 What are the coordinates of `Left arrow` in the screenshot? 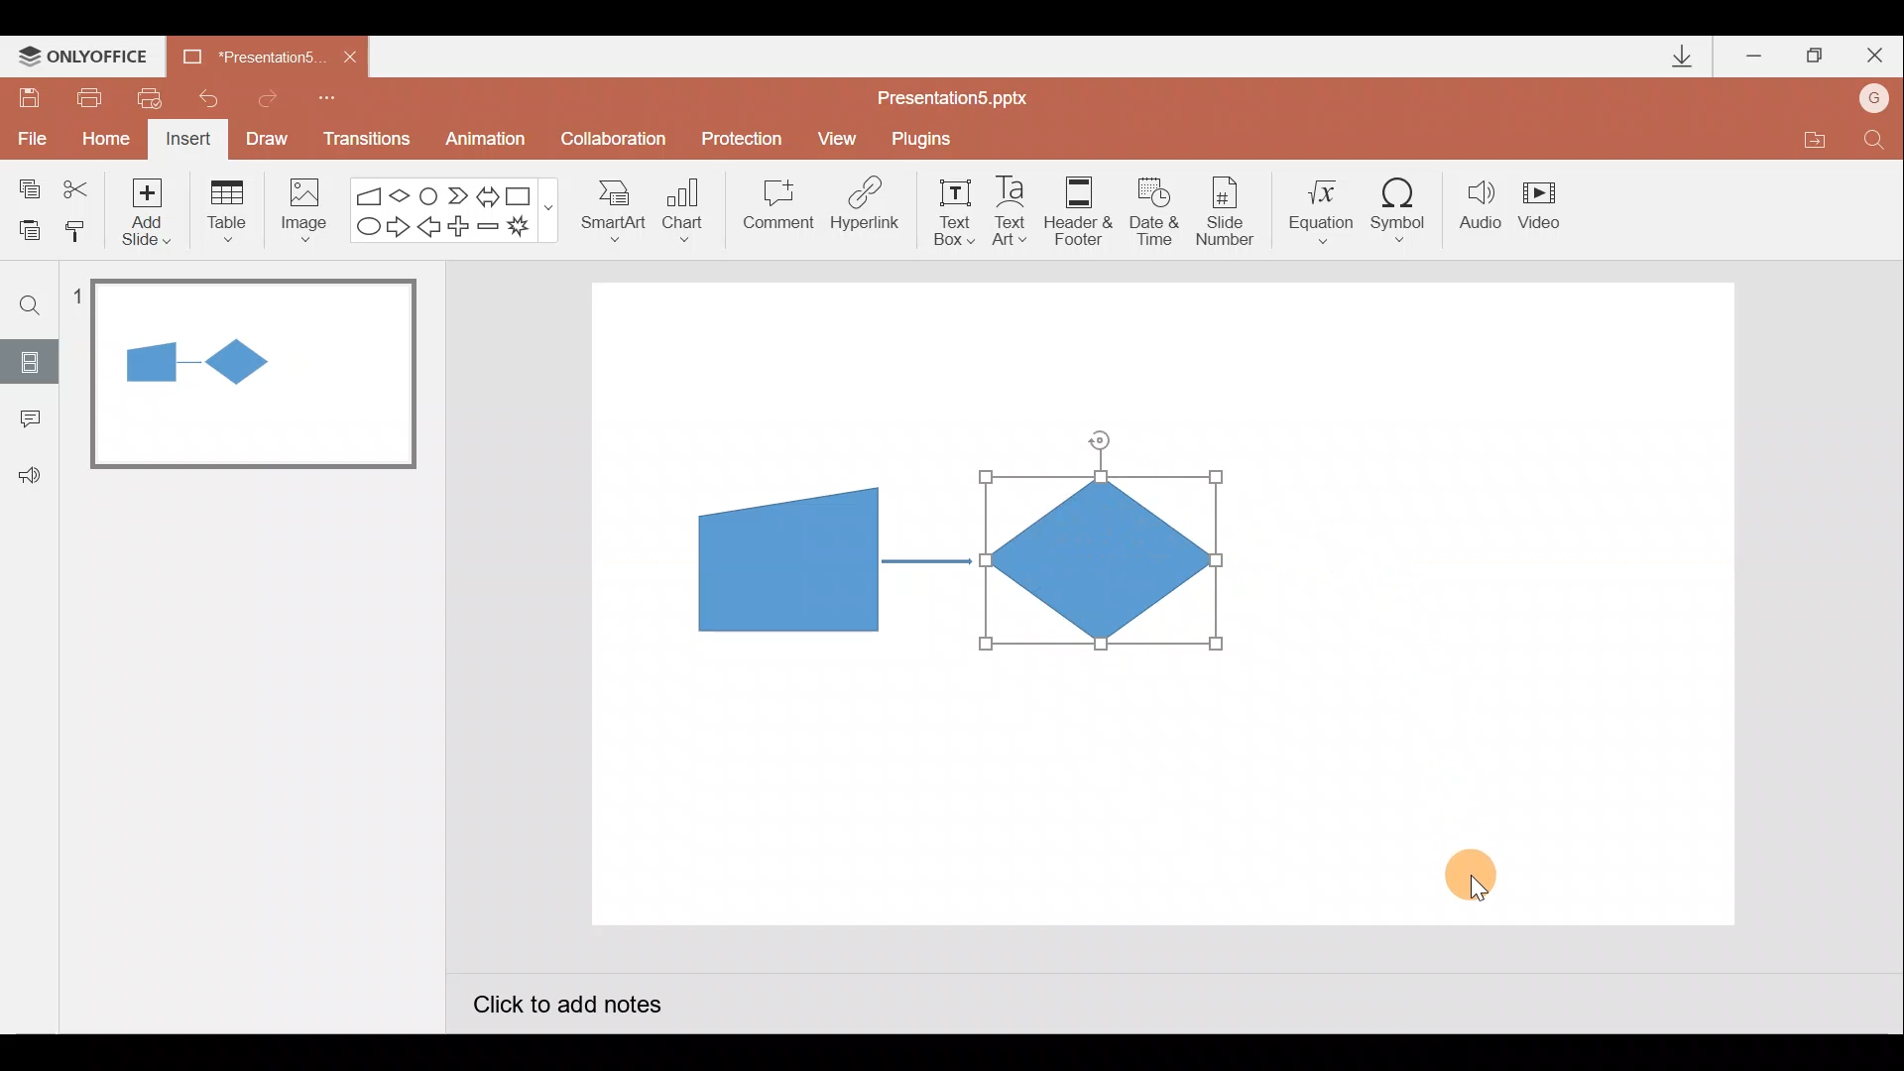 It's located at (430, 229).